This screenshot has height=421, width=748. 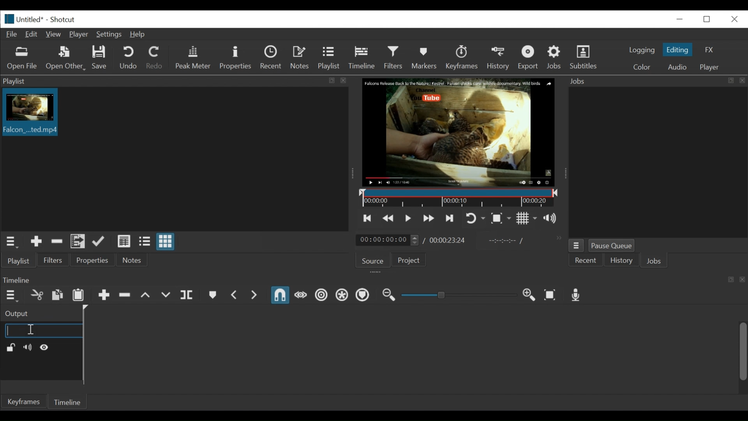 What do you see at coordinates (20, 261) in the screenshot?
I see `Playlist` at bounding box center [20, 261].